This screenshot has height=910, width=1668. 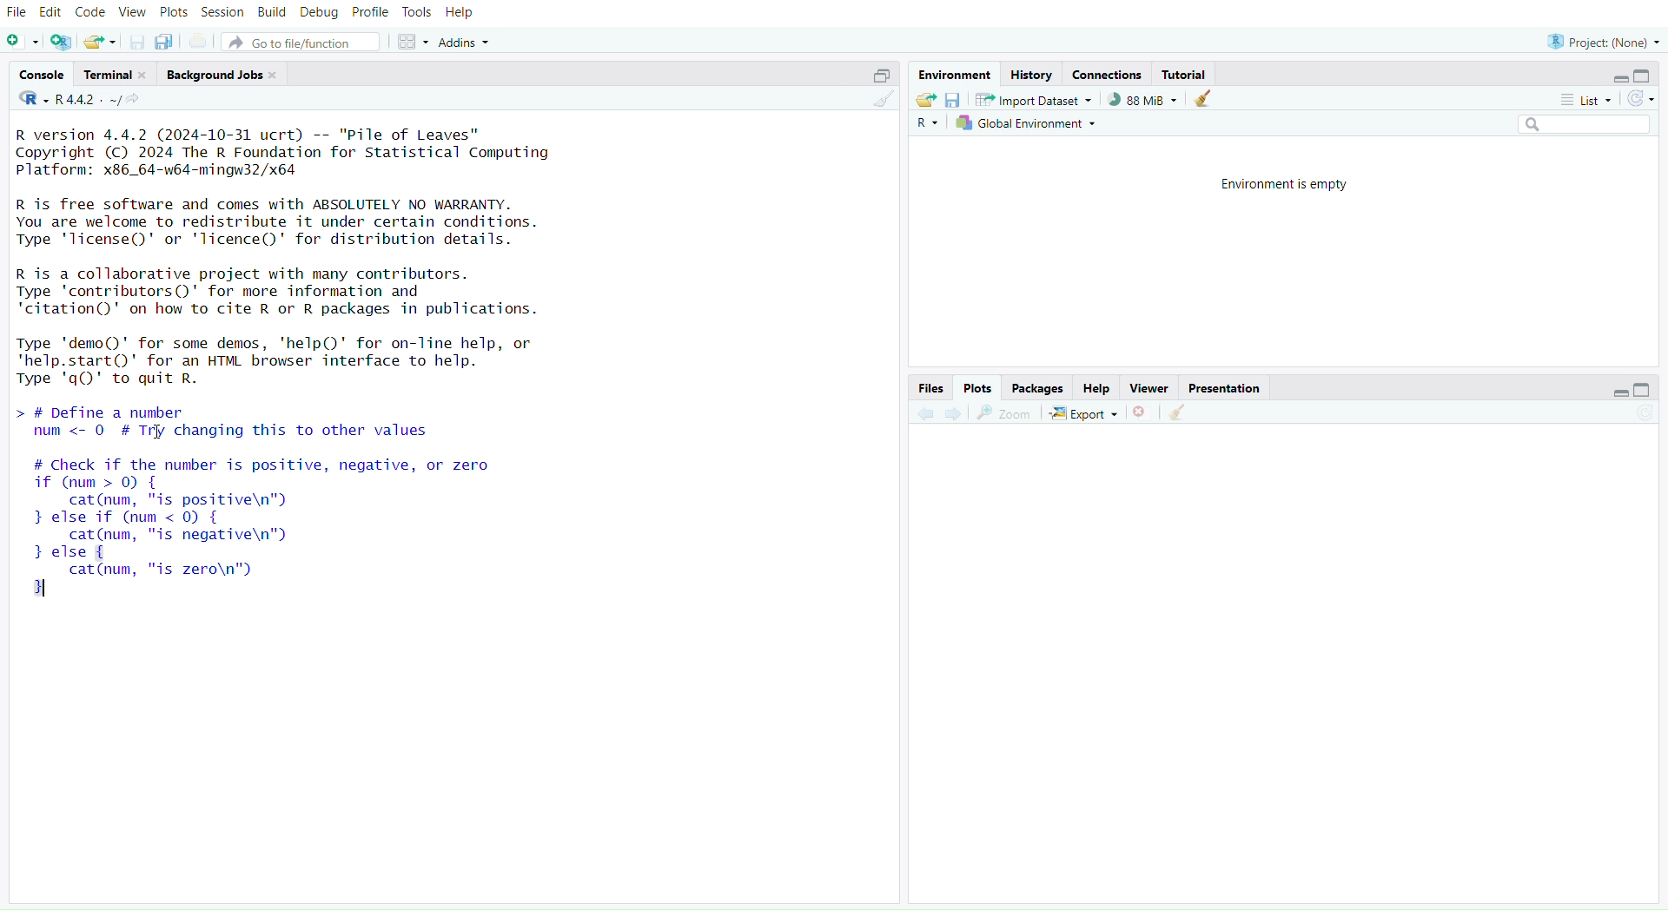 I want to click on remove current plot, so click(x=1141, y=413).